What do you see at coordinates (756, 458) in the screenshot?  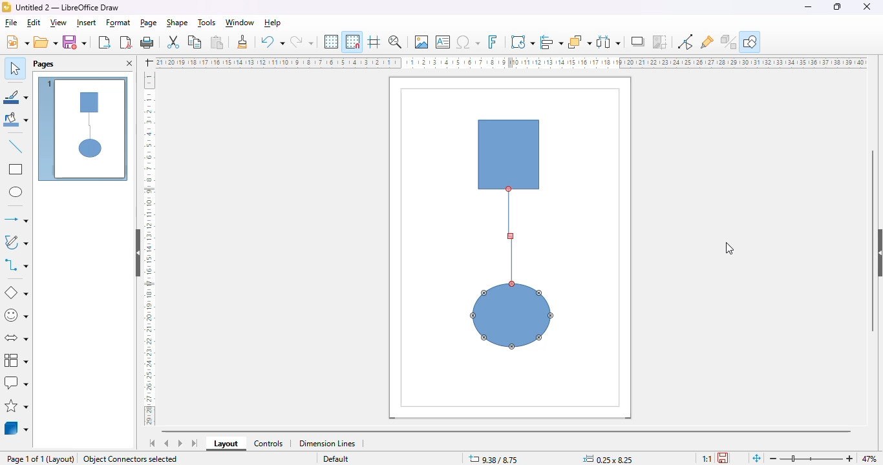 I see `fit page to current window` at bounding box center [756, 458].